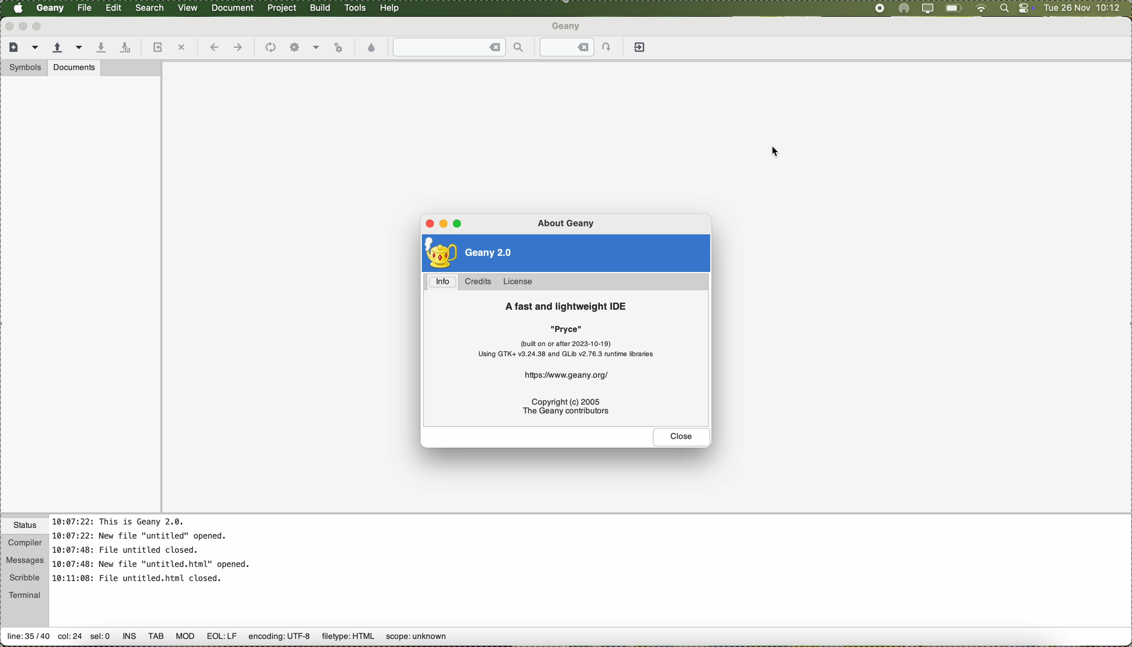  What do you see at coordinates (24, 68) in the screenshot?
I see `symbols` at bounding box center [24, 68].